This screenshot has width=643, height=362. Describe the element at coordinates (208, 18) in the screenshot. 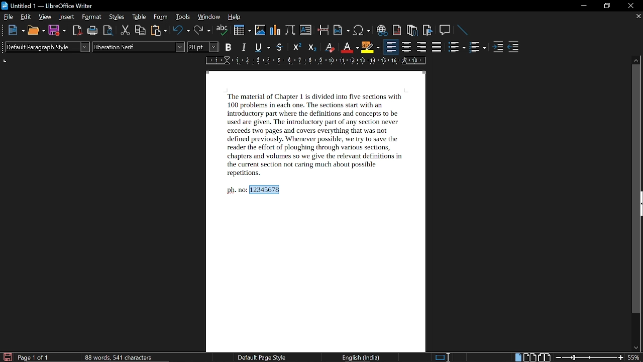

I see `window` at that location.